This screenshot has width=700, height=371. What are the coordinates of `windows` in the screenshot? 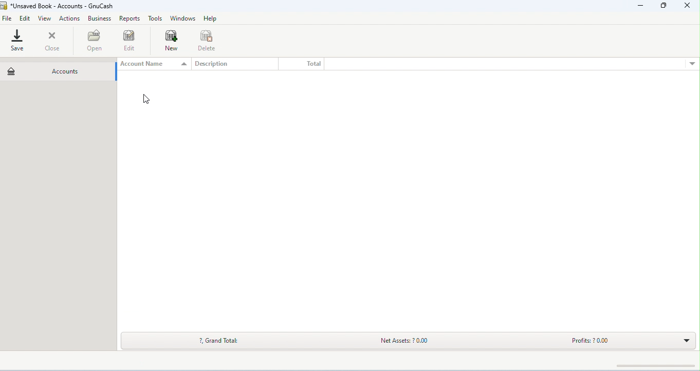 It's located at (183, 18).